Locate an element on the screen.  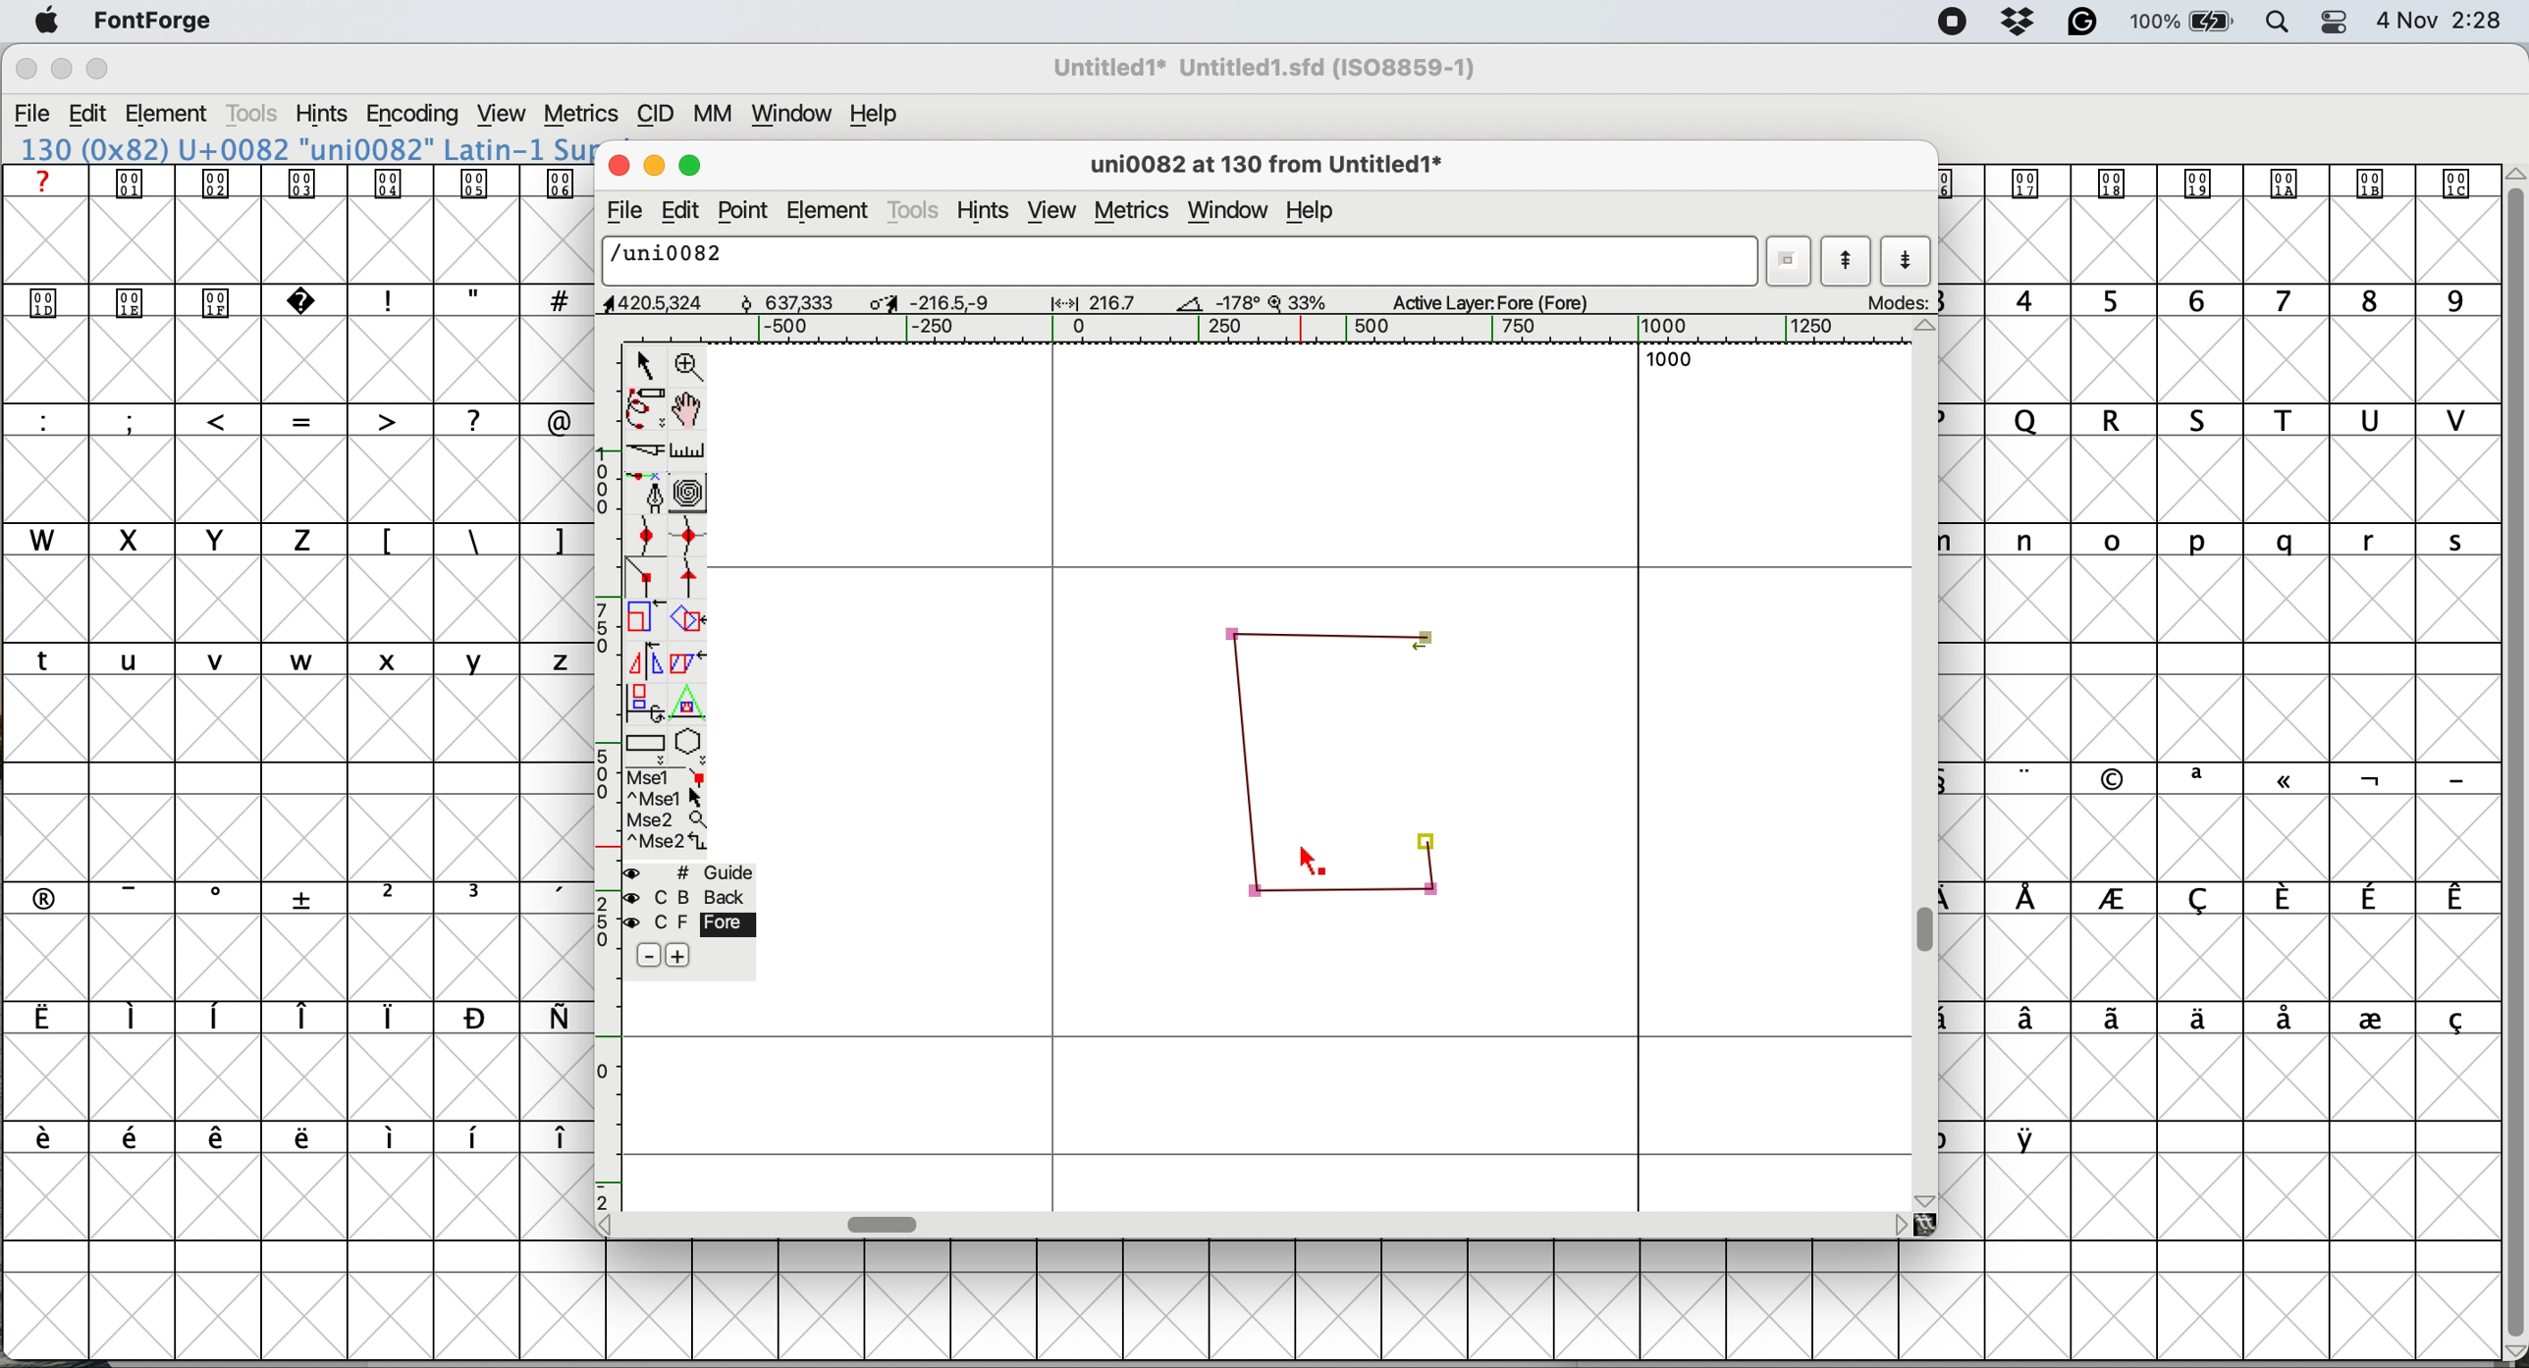
corner points connected is located at coordinates (1249, 765).